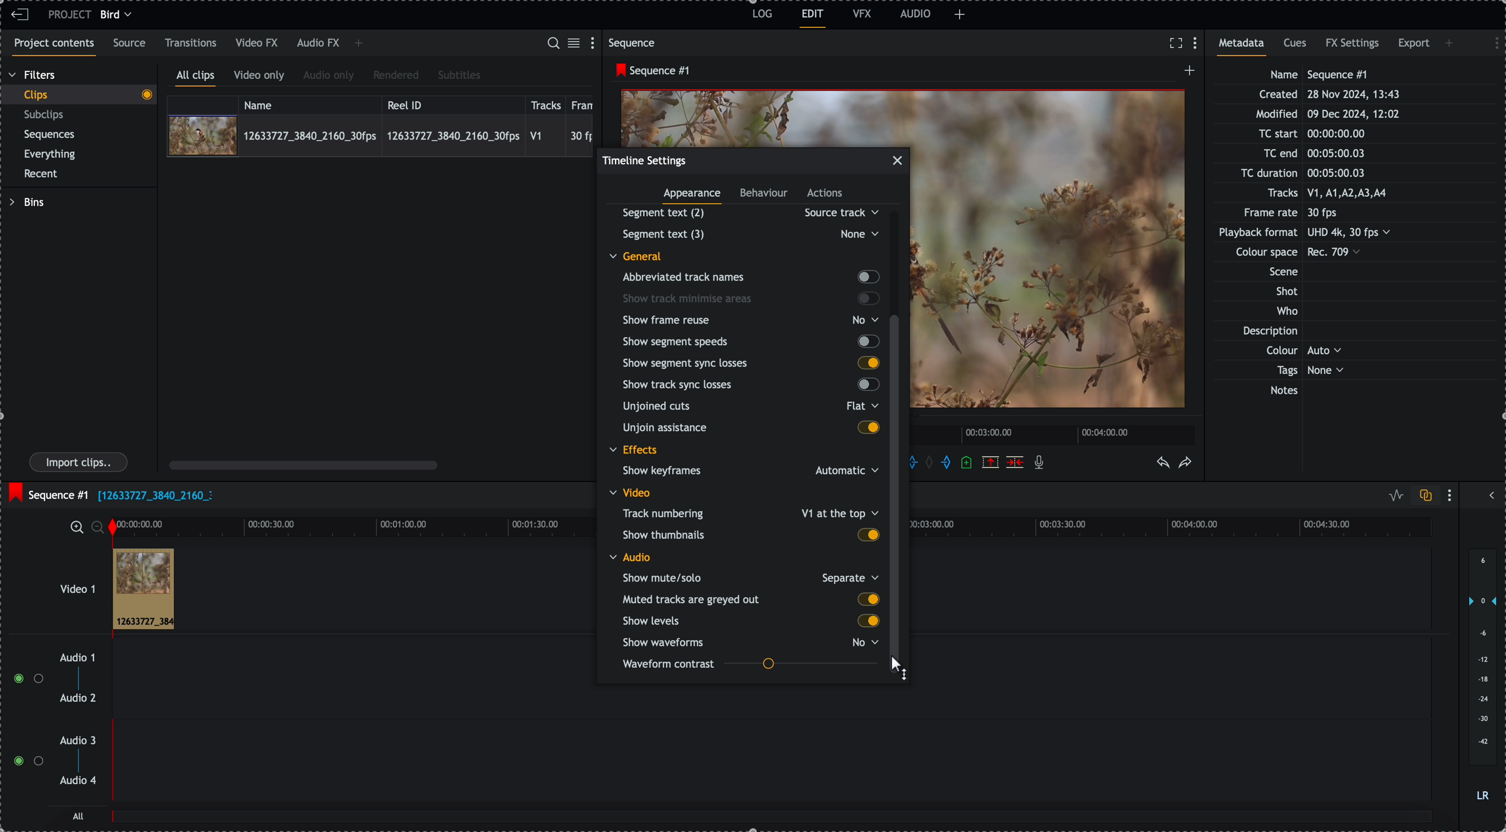  What do you see at coordinates (80, 463) in the screenshot?
I see `import clips button` at bounding box center [80, 463].